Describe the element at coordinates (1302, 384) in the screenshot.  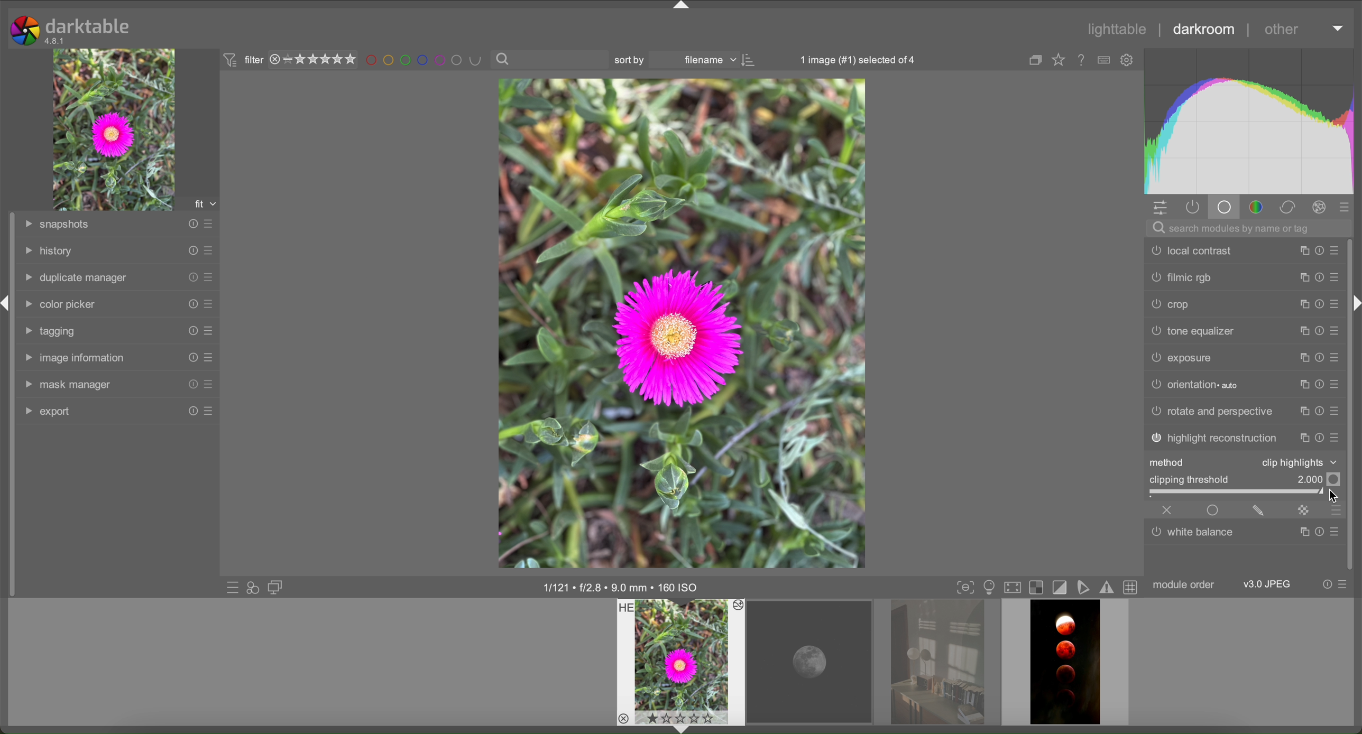
I see `copy` at that location.